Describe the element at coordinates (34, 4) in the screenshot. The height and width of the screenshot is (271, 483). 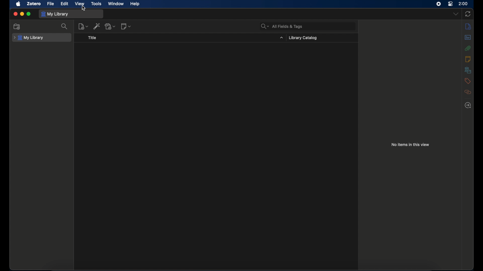
I see `zotero` at that location.